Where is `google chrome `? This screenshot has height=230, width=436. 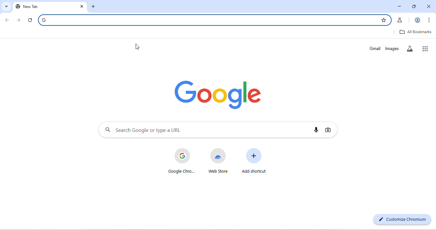 google chrome  is located at coordinates (181, 161).